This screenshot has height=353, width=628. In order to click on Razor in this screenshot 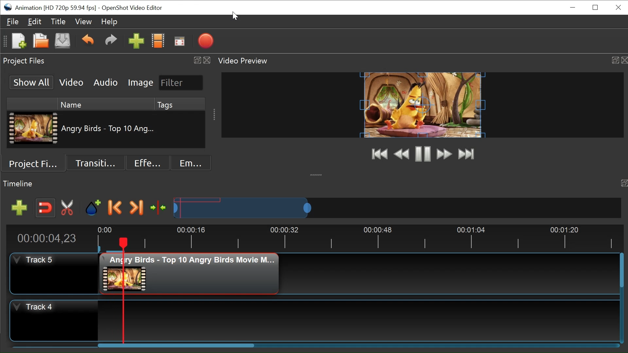, I will do `click(68, 208)`.